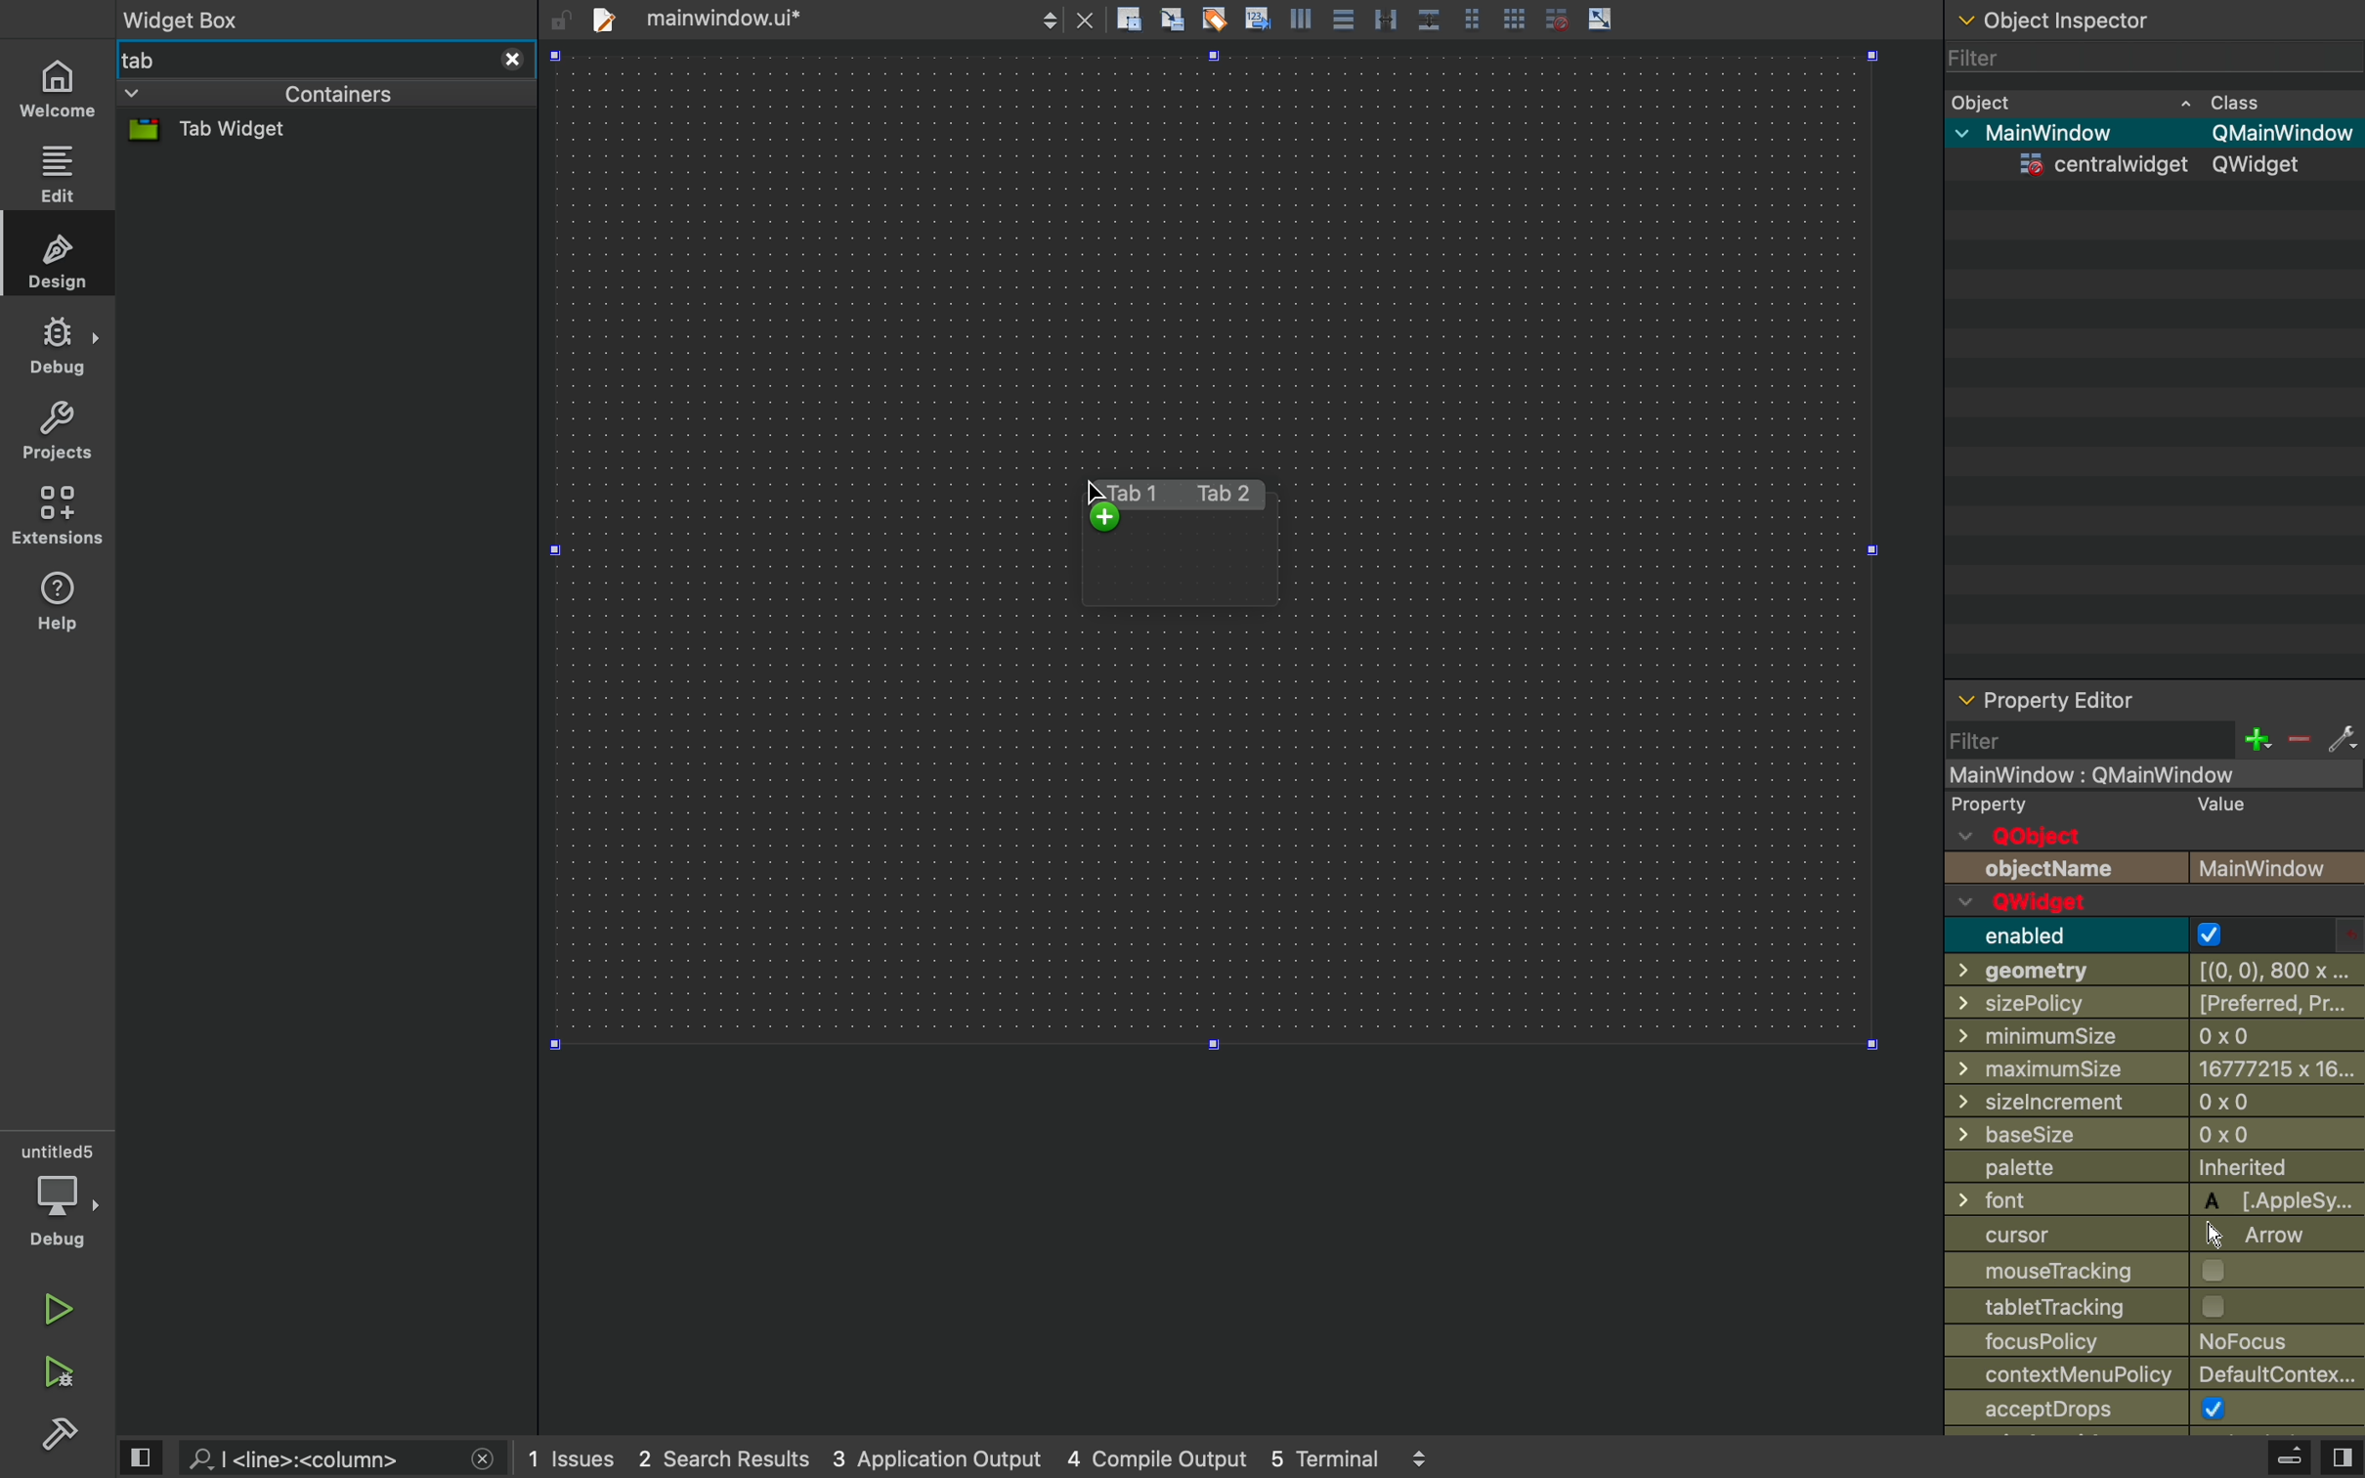 Image resolution: width=2365 pixels, height=1478 pixels. What do you see at coordinates (2150, 972) in the screenshot?
I see `geometry` at bounding box center [2150, 972].